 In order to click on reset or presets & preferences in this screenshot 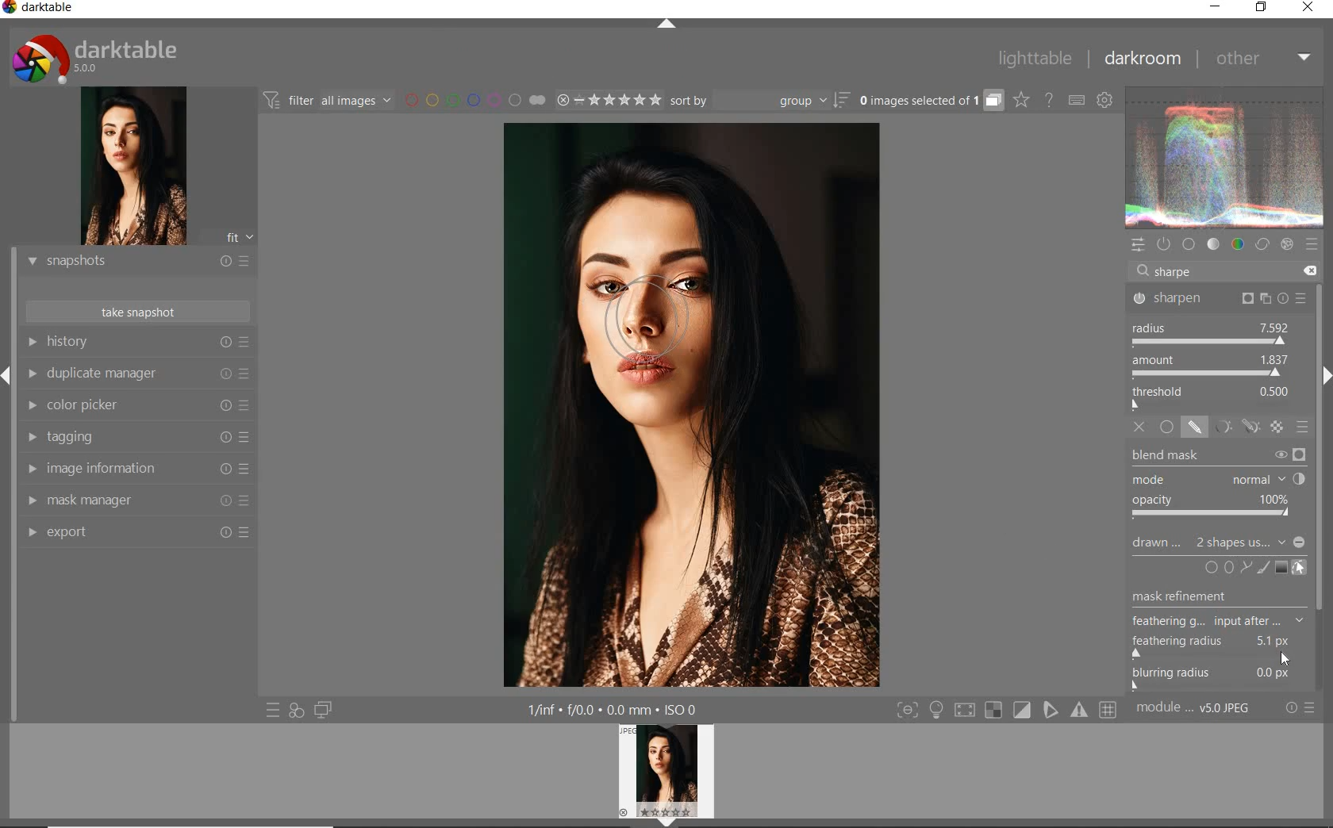, I will do `click(1300, 711)`.